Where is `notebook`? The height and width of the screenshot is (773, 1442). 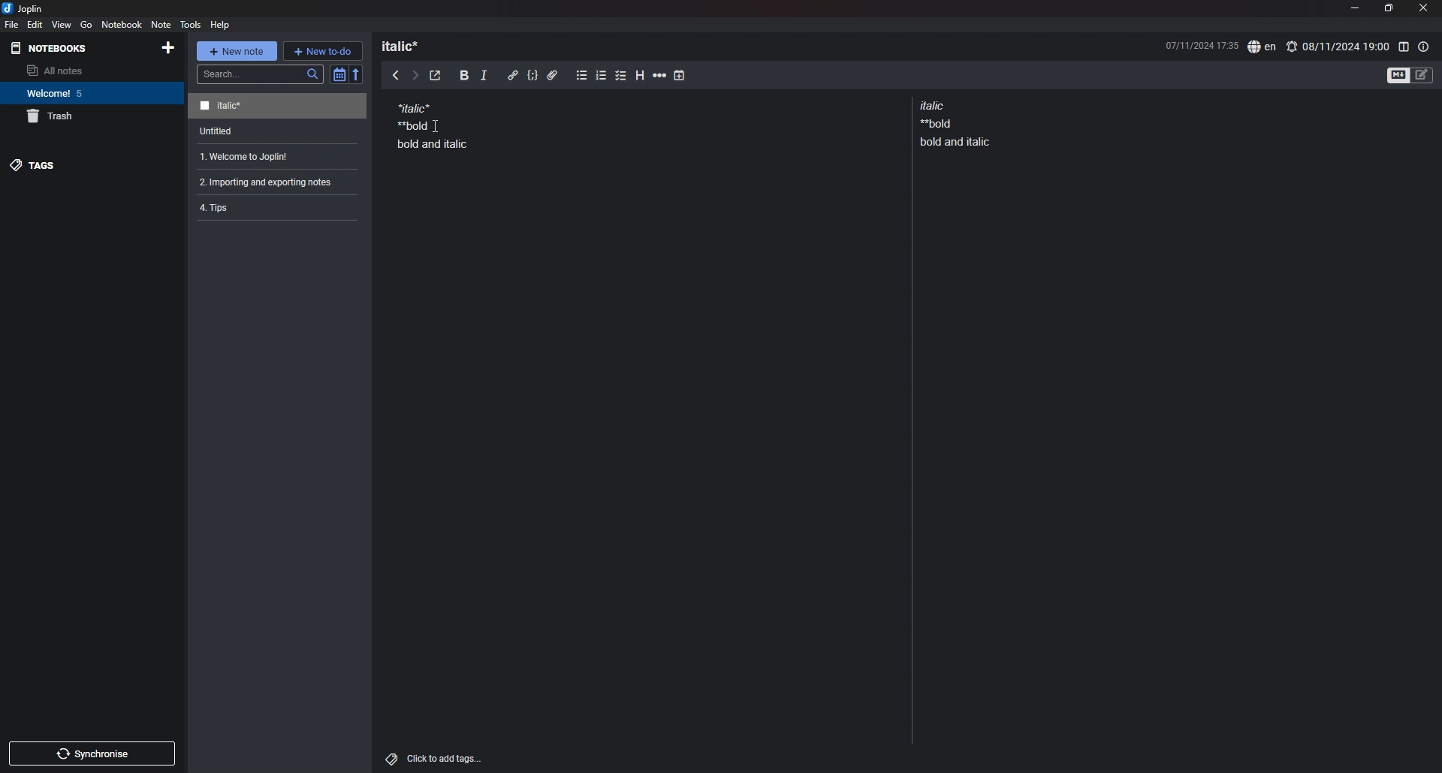
notebook is located at coordinates (90, 93).